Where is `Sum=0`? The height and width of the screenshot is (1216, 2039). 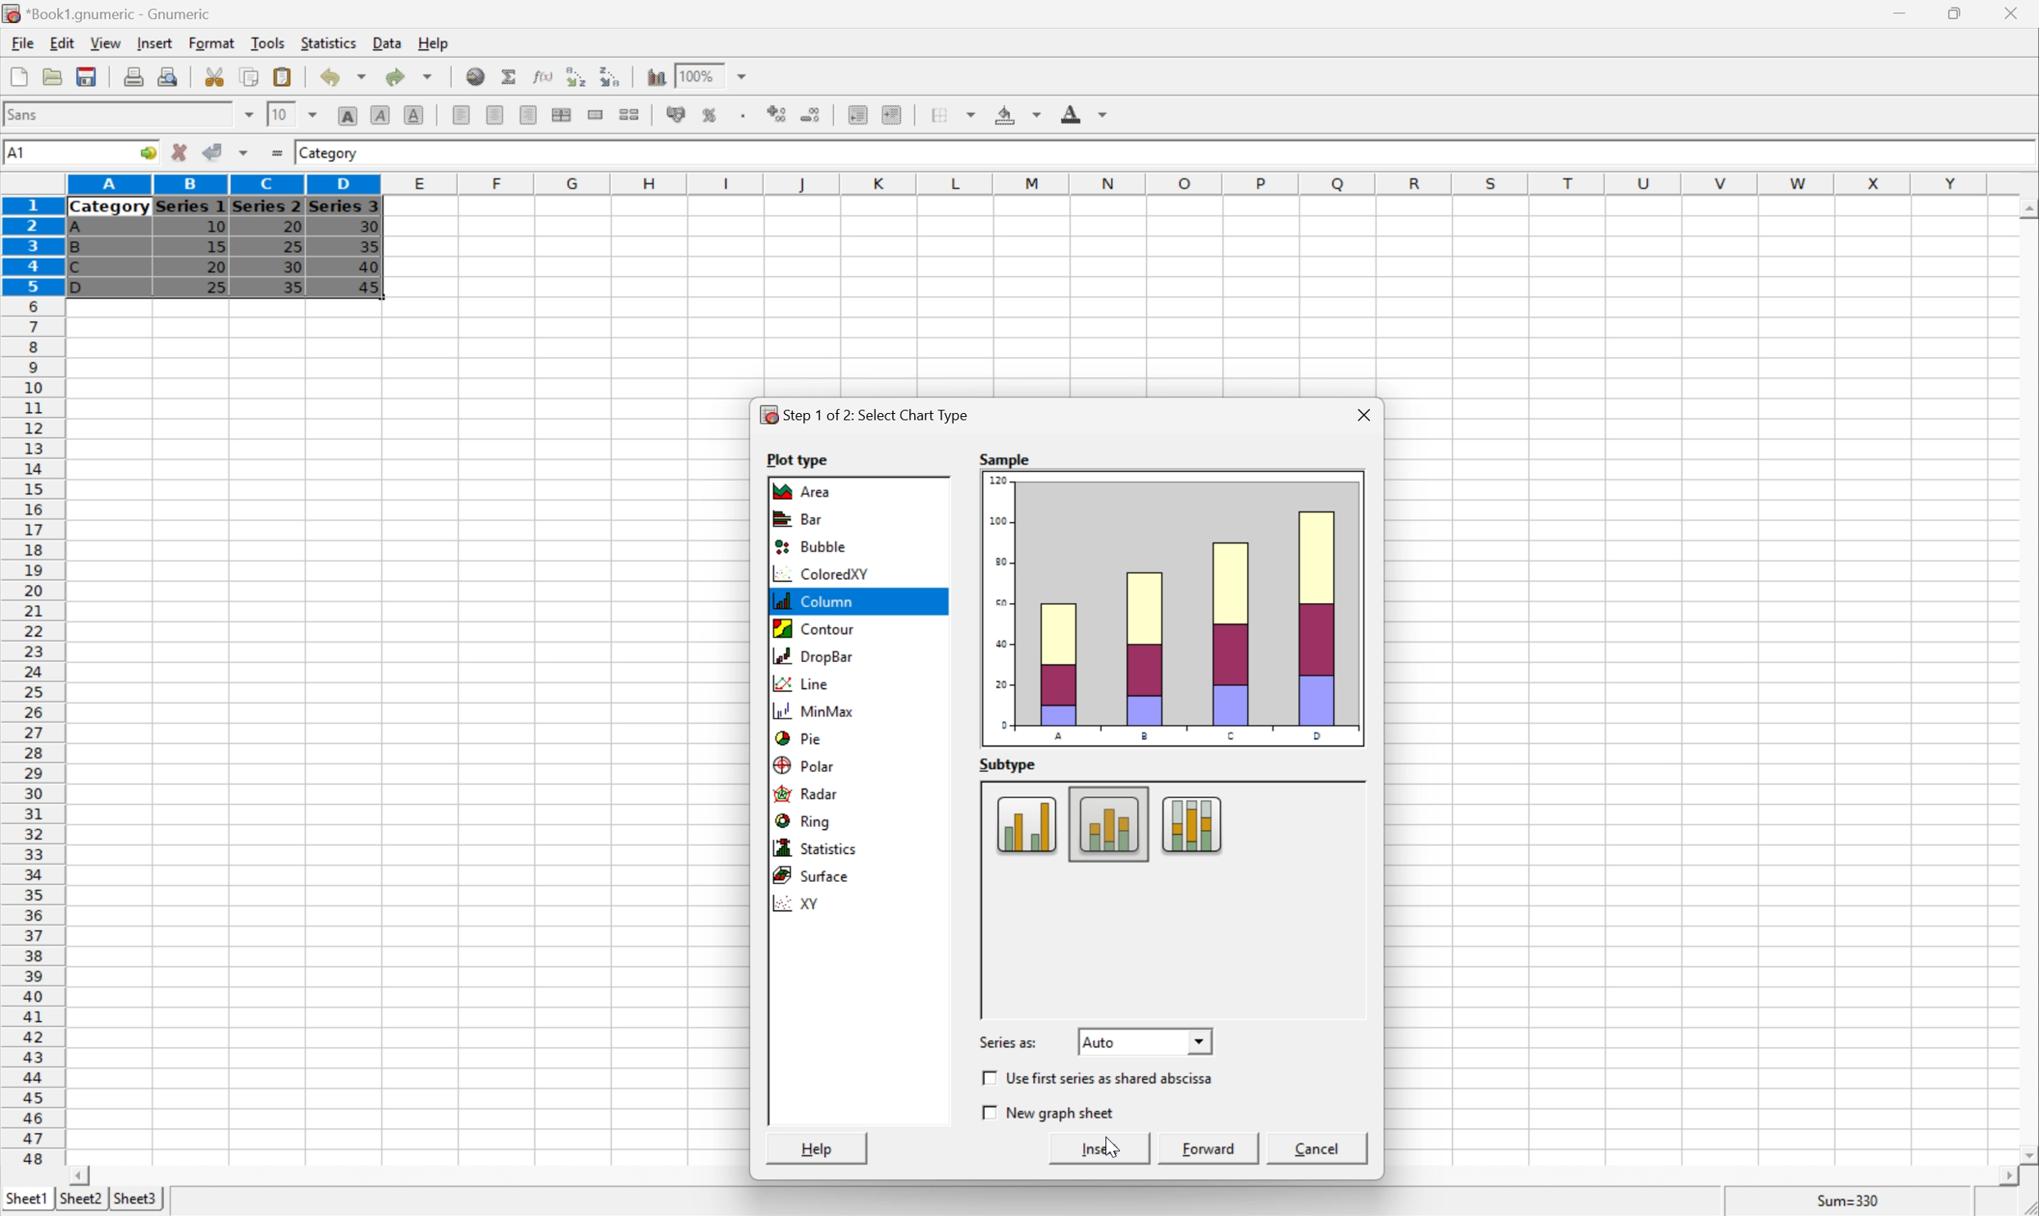
Sum=0 is located at coordinates (1852, 1204).